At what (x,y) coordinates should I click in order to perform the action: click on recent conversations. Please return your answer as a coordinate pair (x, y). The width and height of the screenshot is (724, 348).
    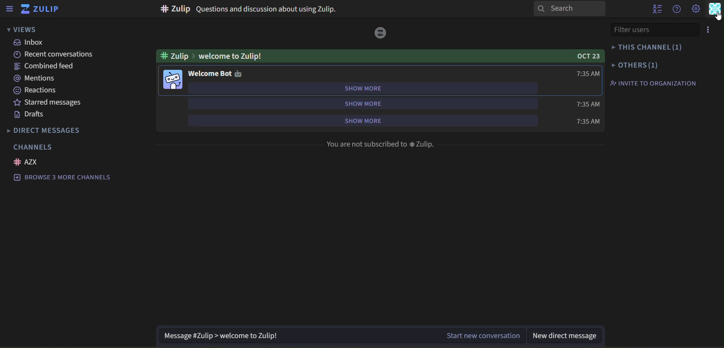
    Looking at the image, I should click on (56, 54).